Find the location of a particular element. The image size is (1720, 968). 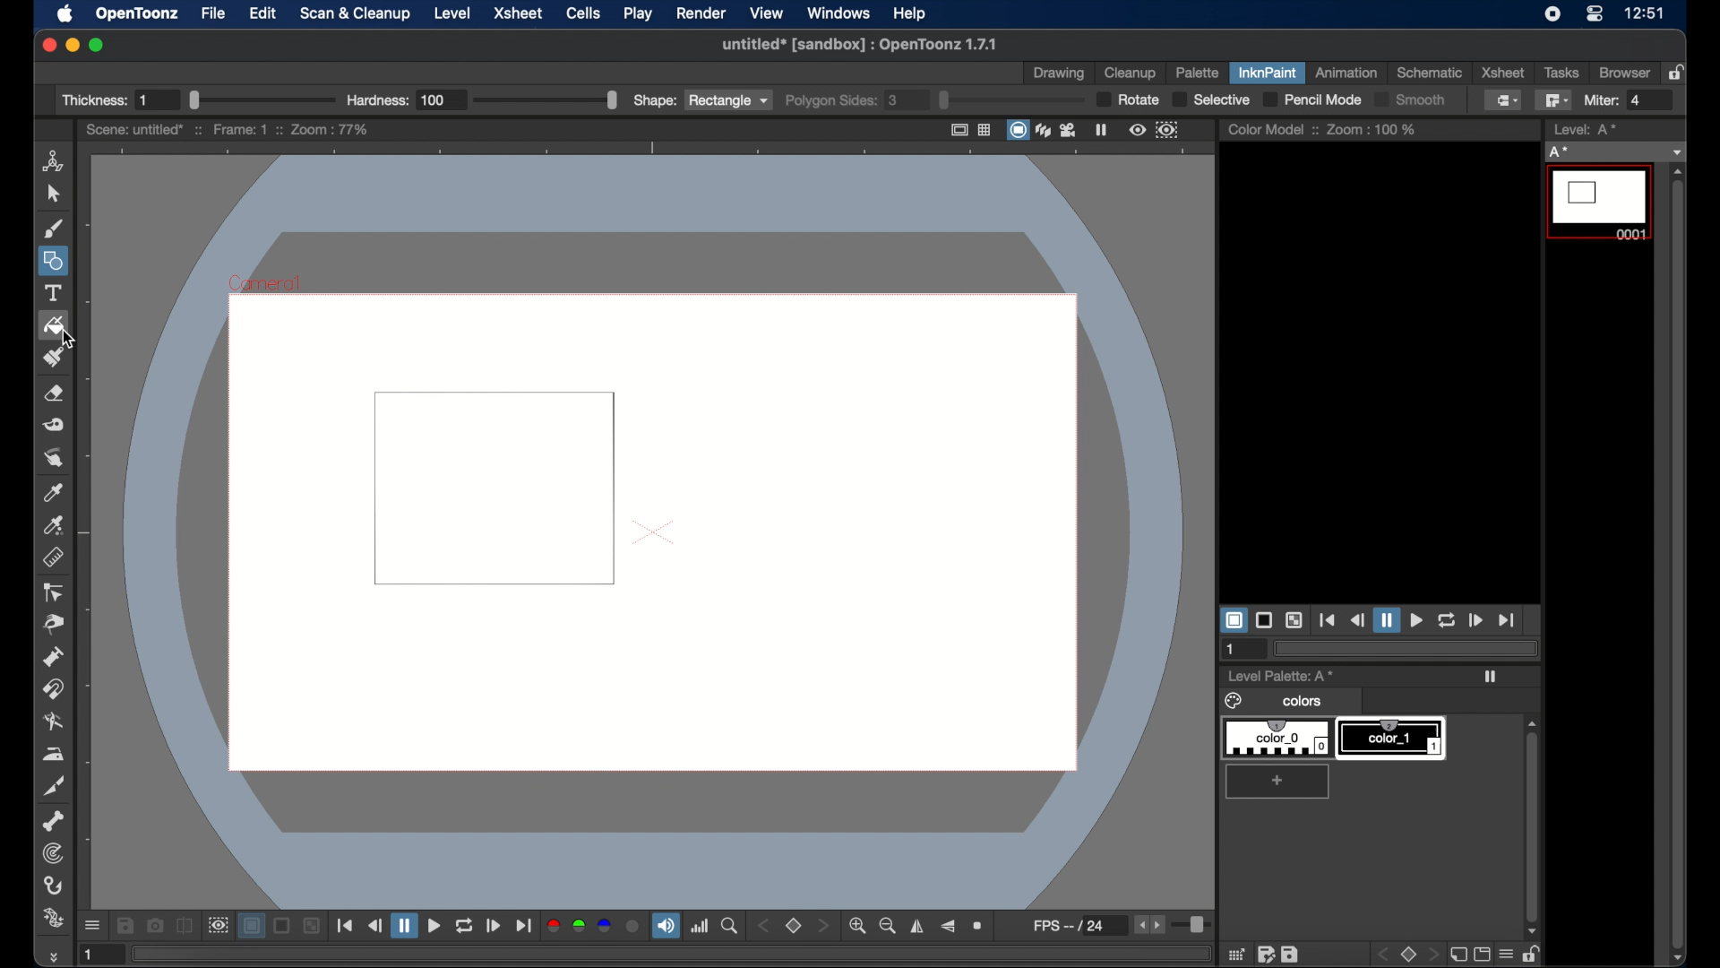

checkered background is located at coordinates (311, 926).